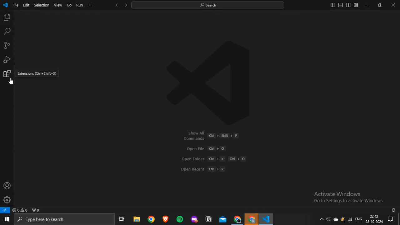 The height and width of the screenshot is (225, 400). Describe the element at coordinates (26, 5) in the screenshot. I see `Edit` at that location.